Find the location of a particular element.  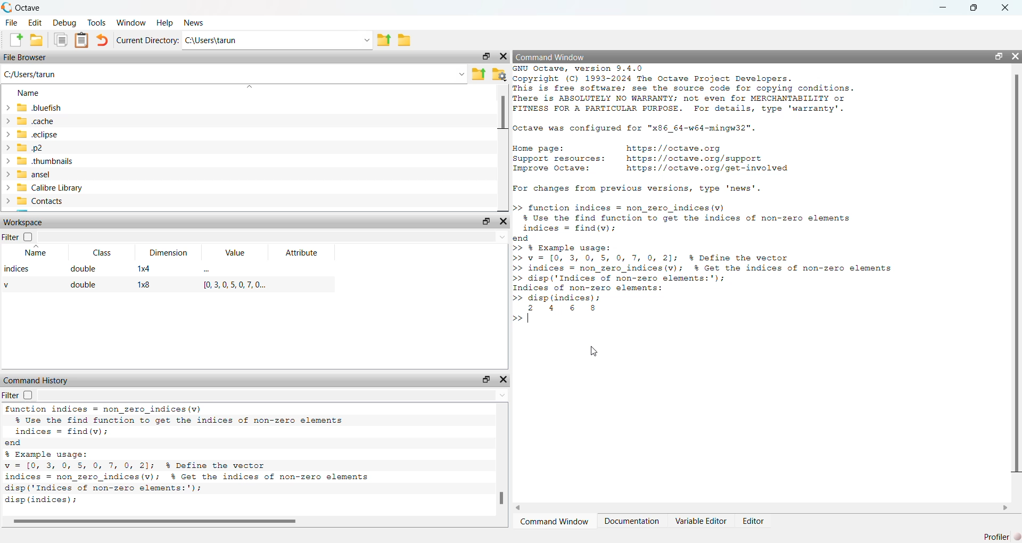

News is located at coordinates (197, 23).